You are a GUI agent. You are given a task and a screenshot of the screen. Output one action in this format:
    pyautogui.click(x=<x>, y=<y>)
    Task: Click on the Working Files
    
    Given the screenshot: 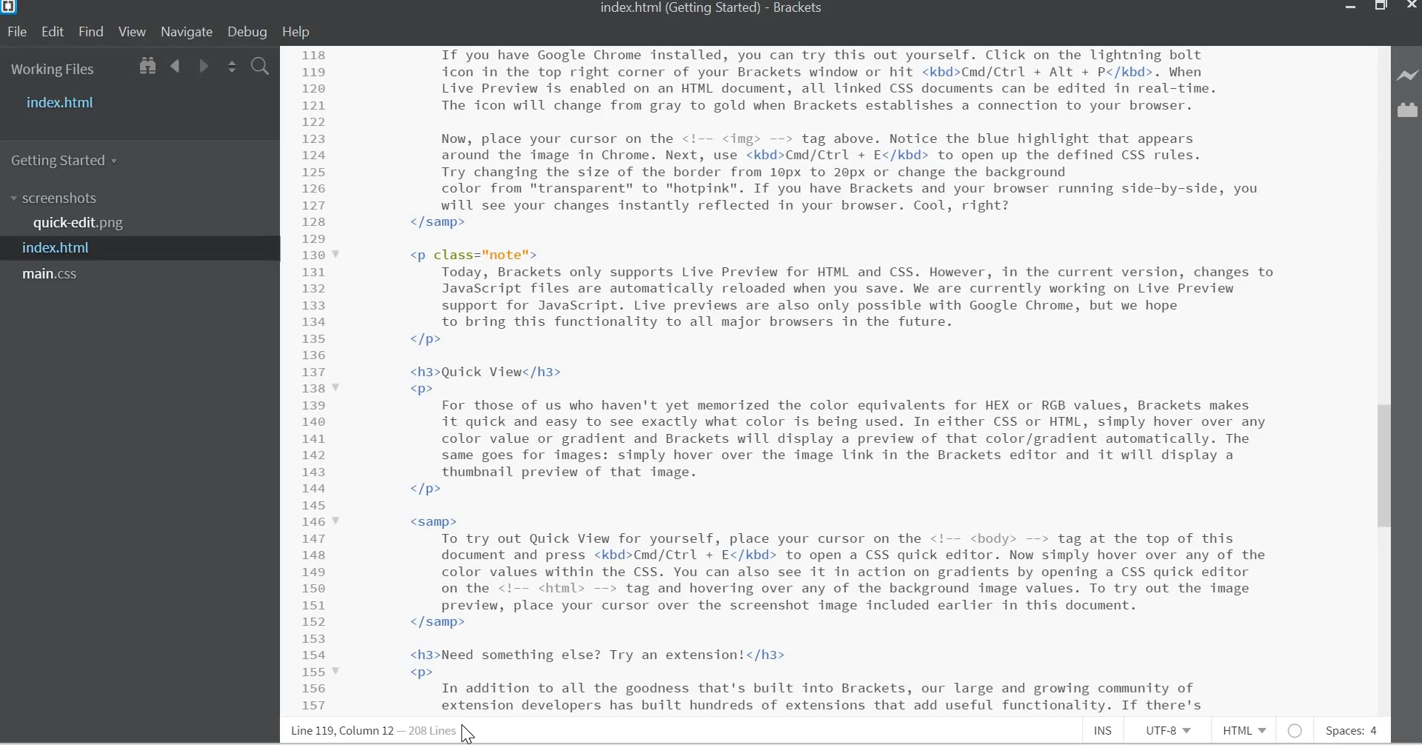 What is the action you would take?
    pyautogui.click(x=56, y=71)
    